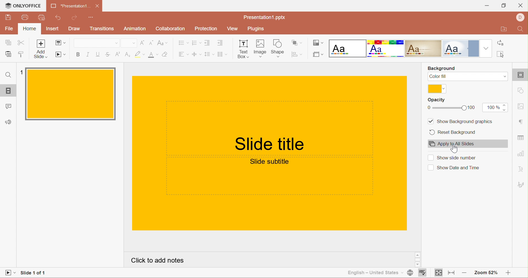 The image size is (528, 278). Describe the element at coordinates (297, 54) in the screenshot. I see `Align shape` at that location.